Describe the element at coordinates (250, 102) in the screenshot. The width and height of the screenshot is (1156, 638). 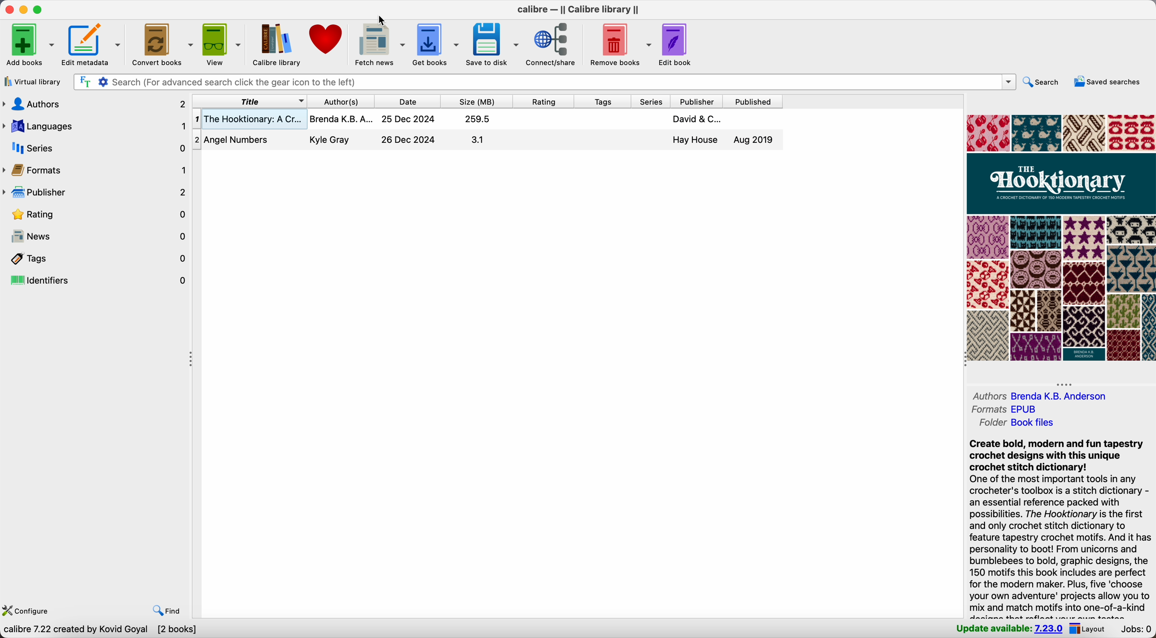
I see `title` at that location.